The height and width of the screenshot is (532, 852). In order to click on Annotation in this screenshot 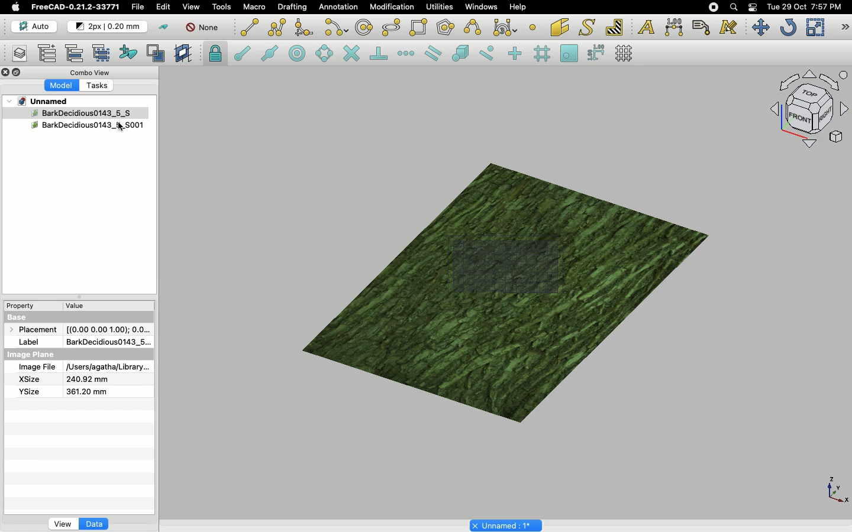, I will do `click(338, 7)`.